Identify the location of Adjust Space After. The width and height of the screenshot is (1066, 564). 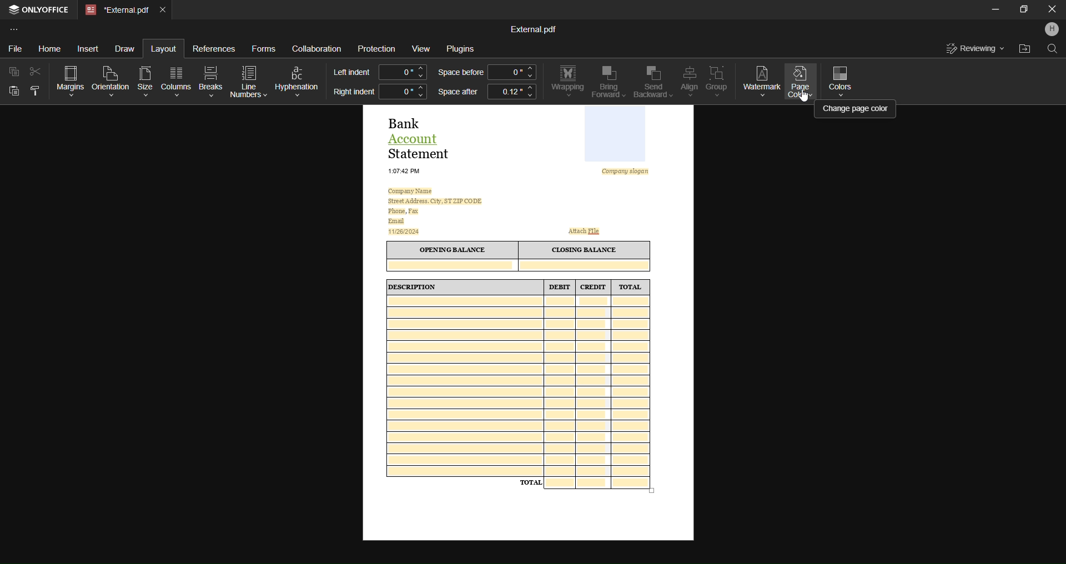
(512, 93).